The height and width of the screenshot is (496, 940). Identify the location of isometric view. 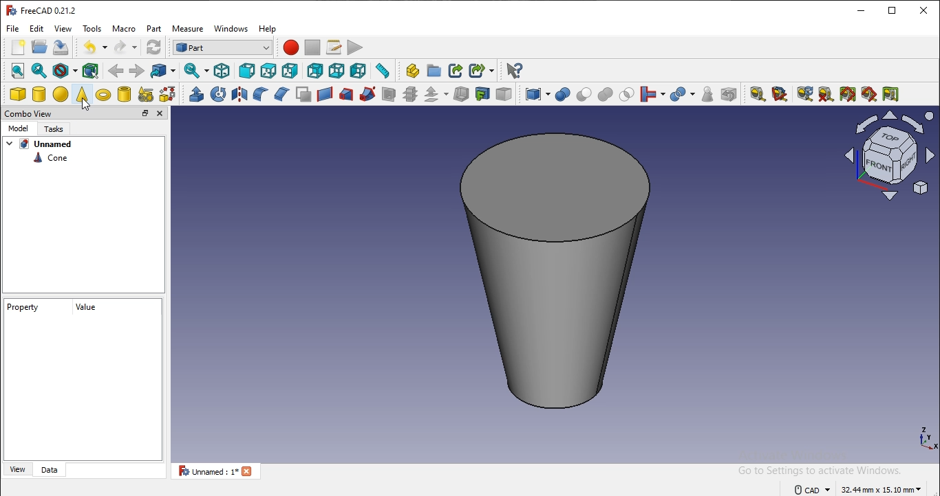
(222, 71).